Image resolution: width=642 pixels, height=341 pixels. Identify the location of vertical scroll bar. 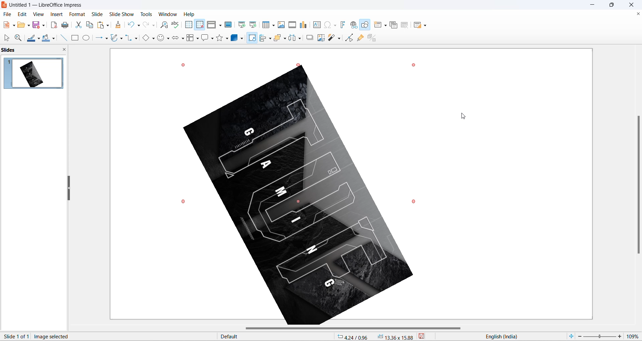
(638, 184).